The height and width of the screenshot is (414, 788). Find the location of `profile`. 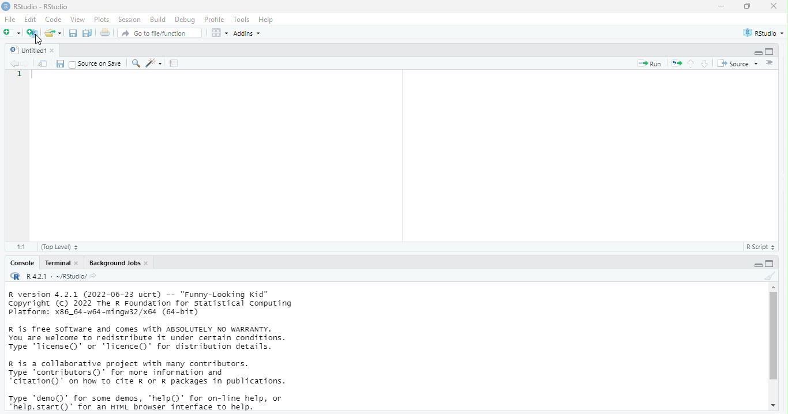

profile is located at coordinates (215, 20).